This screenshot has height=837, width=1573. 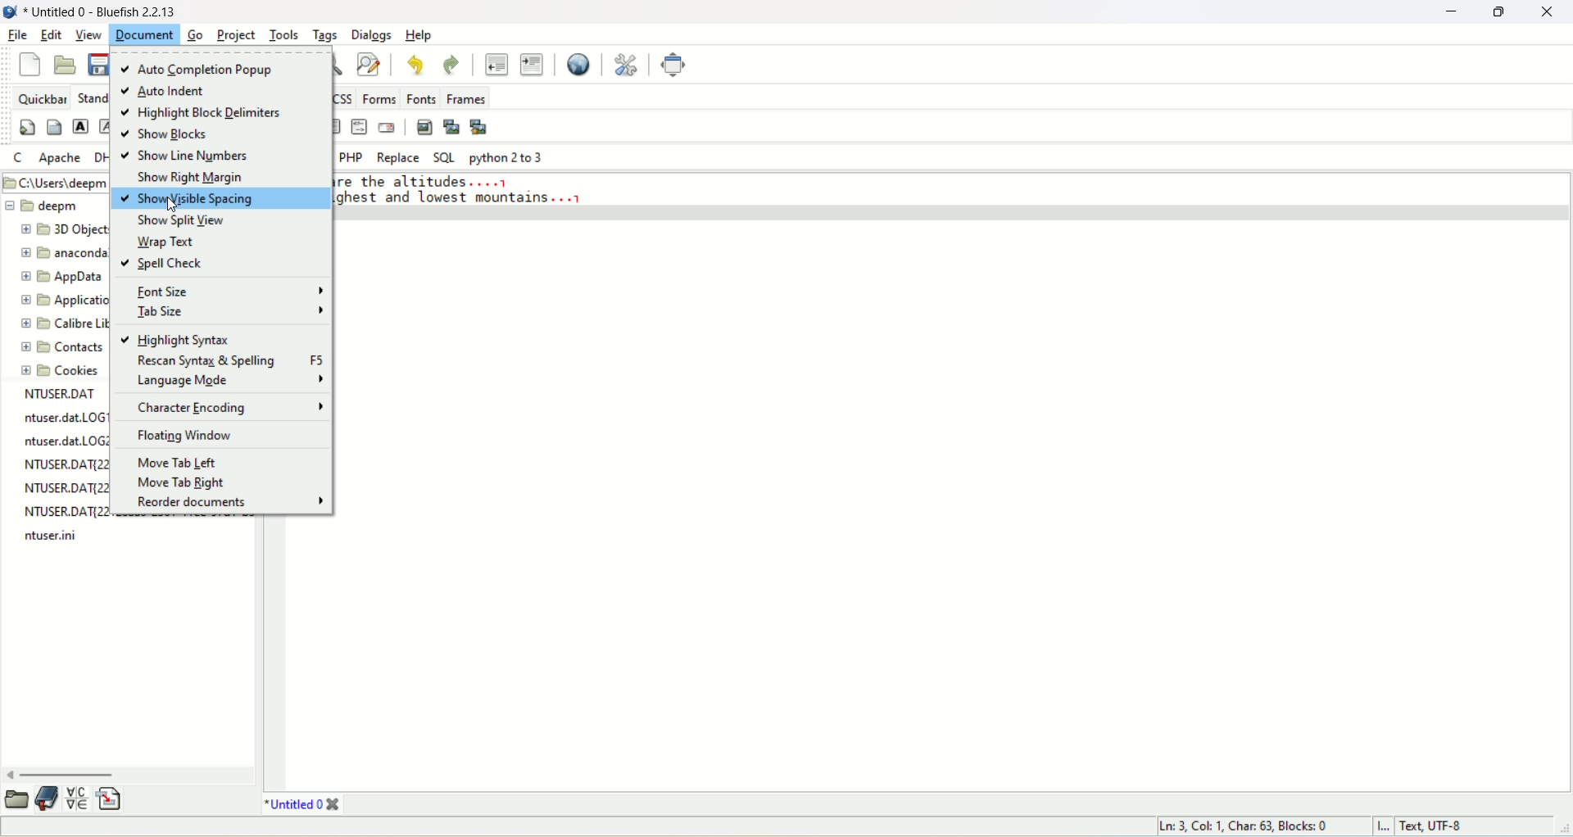 I want to click on maximize, so click(x=1494, y=14).